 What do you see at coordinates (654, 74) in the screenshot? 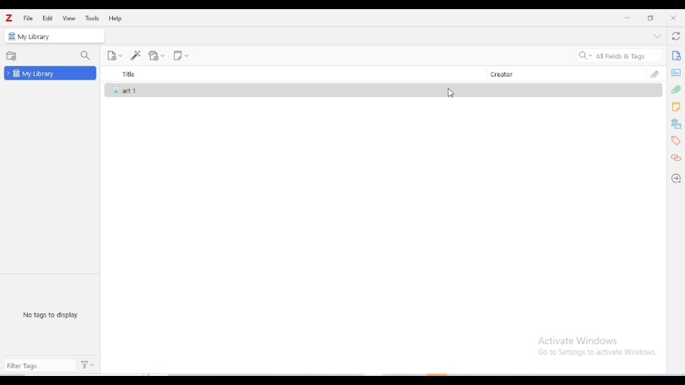
I see `attachments` at bounding box center [654, 74].